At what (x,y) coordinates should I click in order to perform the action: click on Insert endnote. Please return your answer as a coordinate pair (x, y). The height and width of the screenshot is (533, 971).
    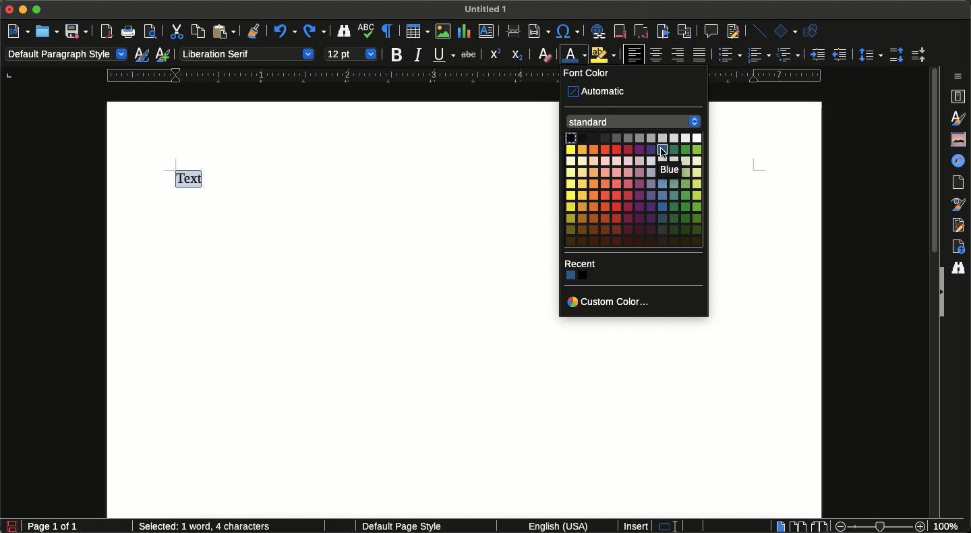
    Looking at the image, I should click on (640, 30).